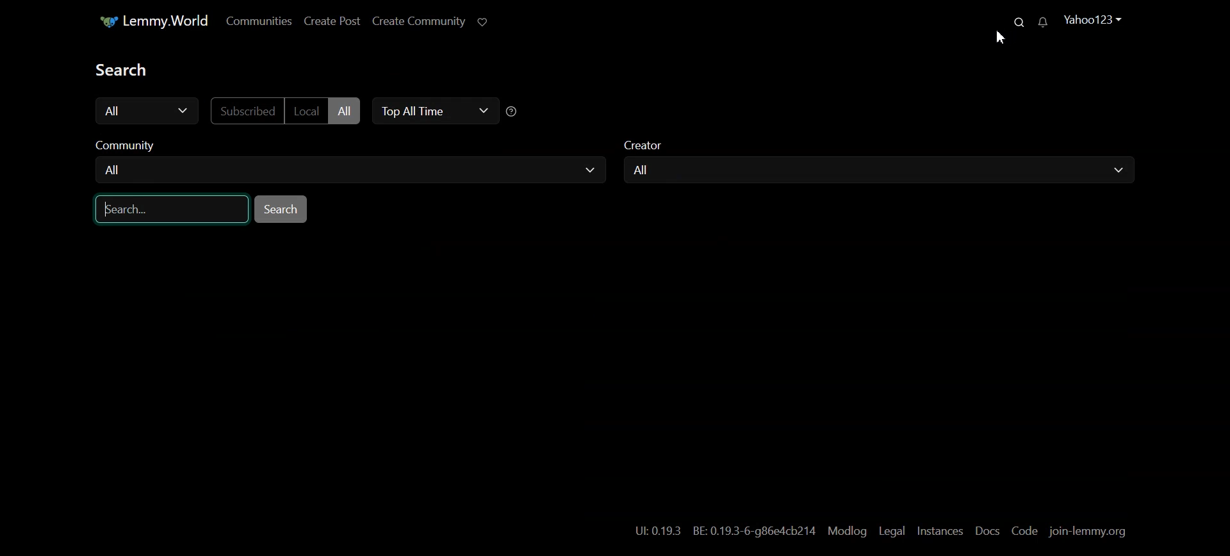 Image resolution: width=1230 pixels, height=556 pixels. I want to click on Unread Messages, so click(1042, 24).